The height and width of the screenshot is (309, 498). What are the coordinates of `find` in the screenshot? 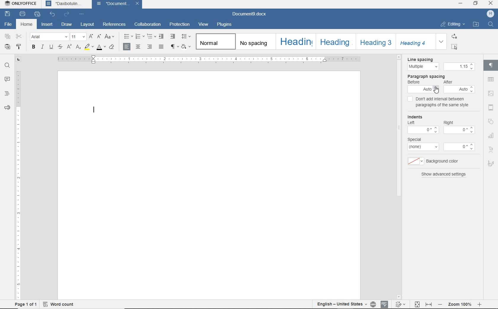 It's located at (7, 66).